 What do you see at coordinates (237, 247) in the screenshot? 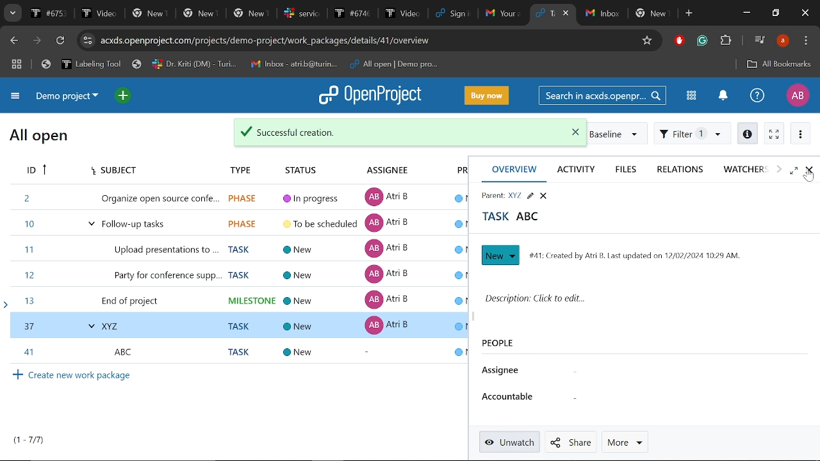
I see `Existing tasks` at bounding box center [237, 247].